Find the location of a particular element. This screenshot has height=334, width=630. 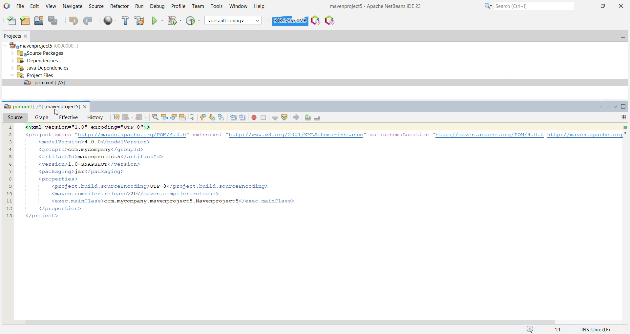

</properties> is located at coordinates (59, 208).